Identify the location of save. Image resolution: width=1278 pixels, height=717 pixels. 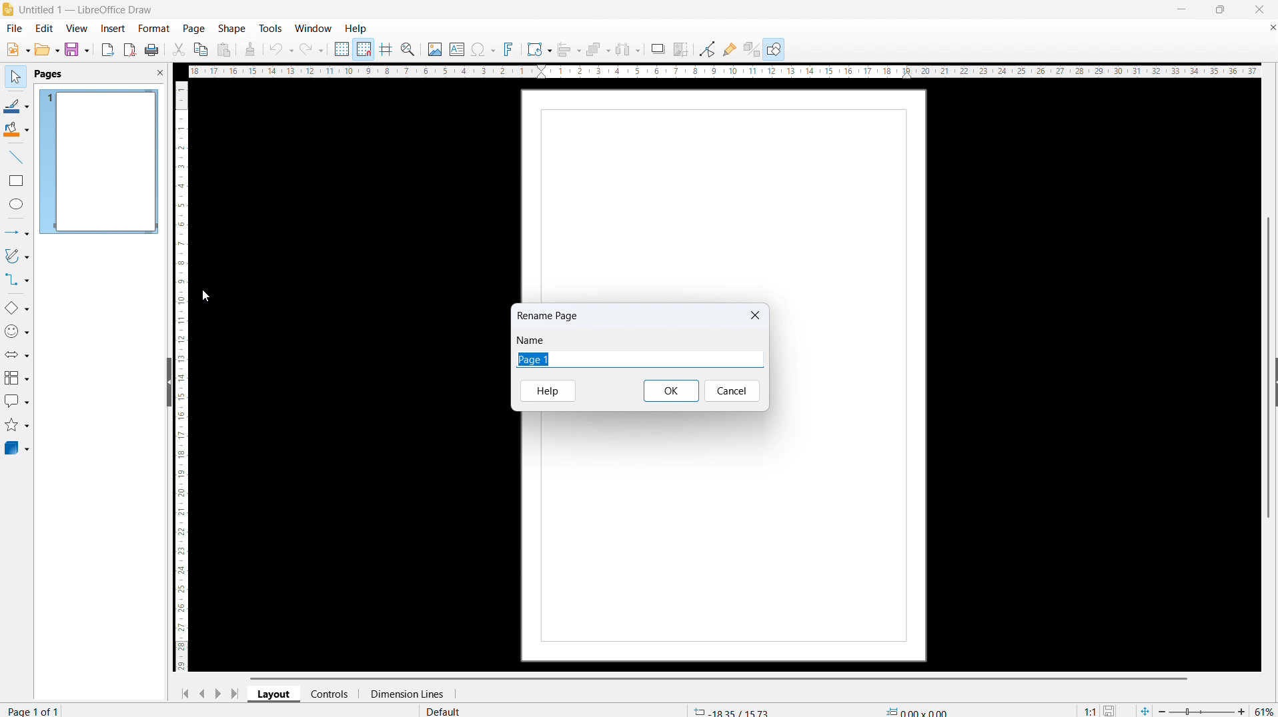
(77, 50).